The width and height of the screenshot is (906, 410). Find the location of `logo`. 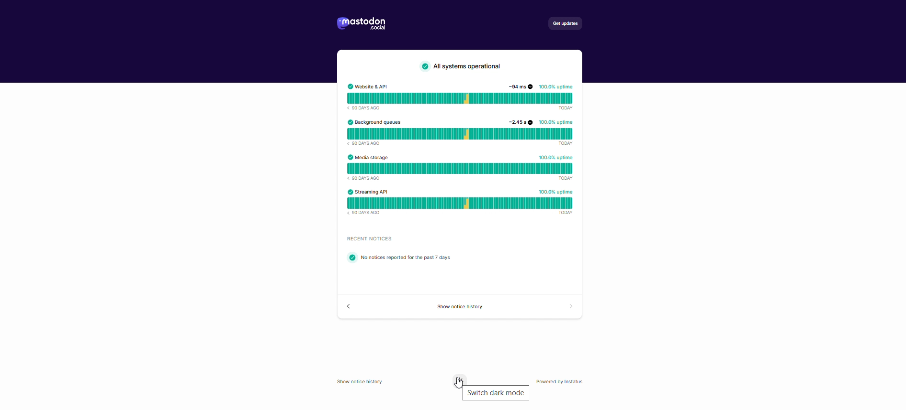

logo is located at coordinates (366, 23).